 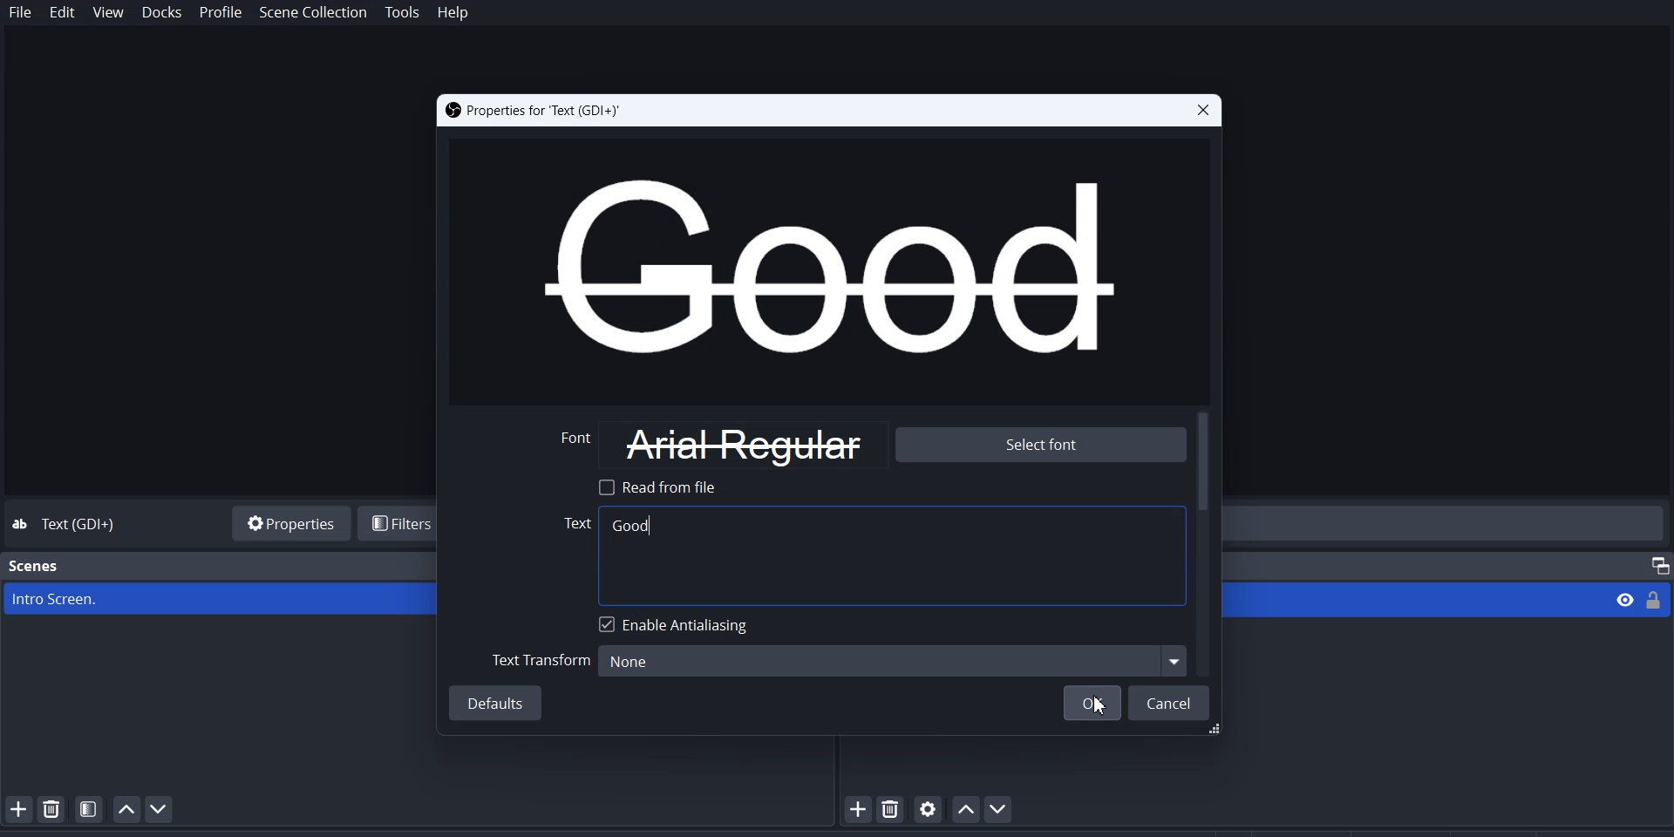 I want to click on Cursor, so click(x=1098, y=706).